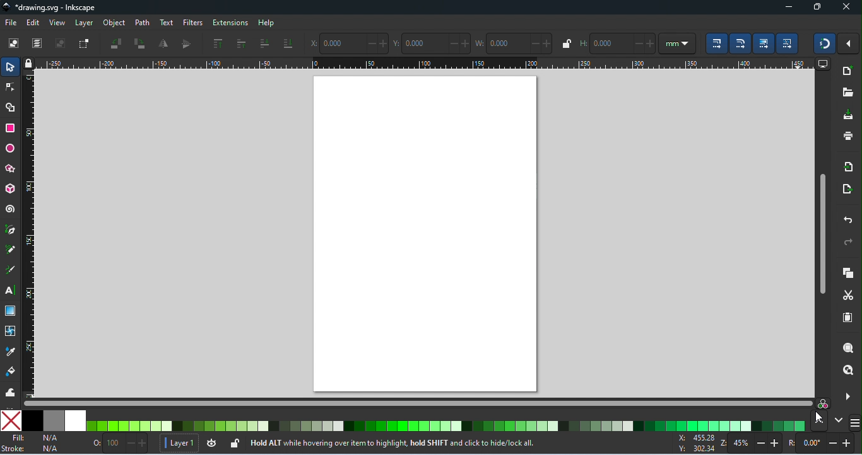  What do you see at coordinates (11, 188) in the screenshot?
I see `3D box` at bounding box center [11, 188].